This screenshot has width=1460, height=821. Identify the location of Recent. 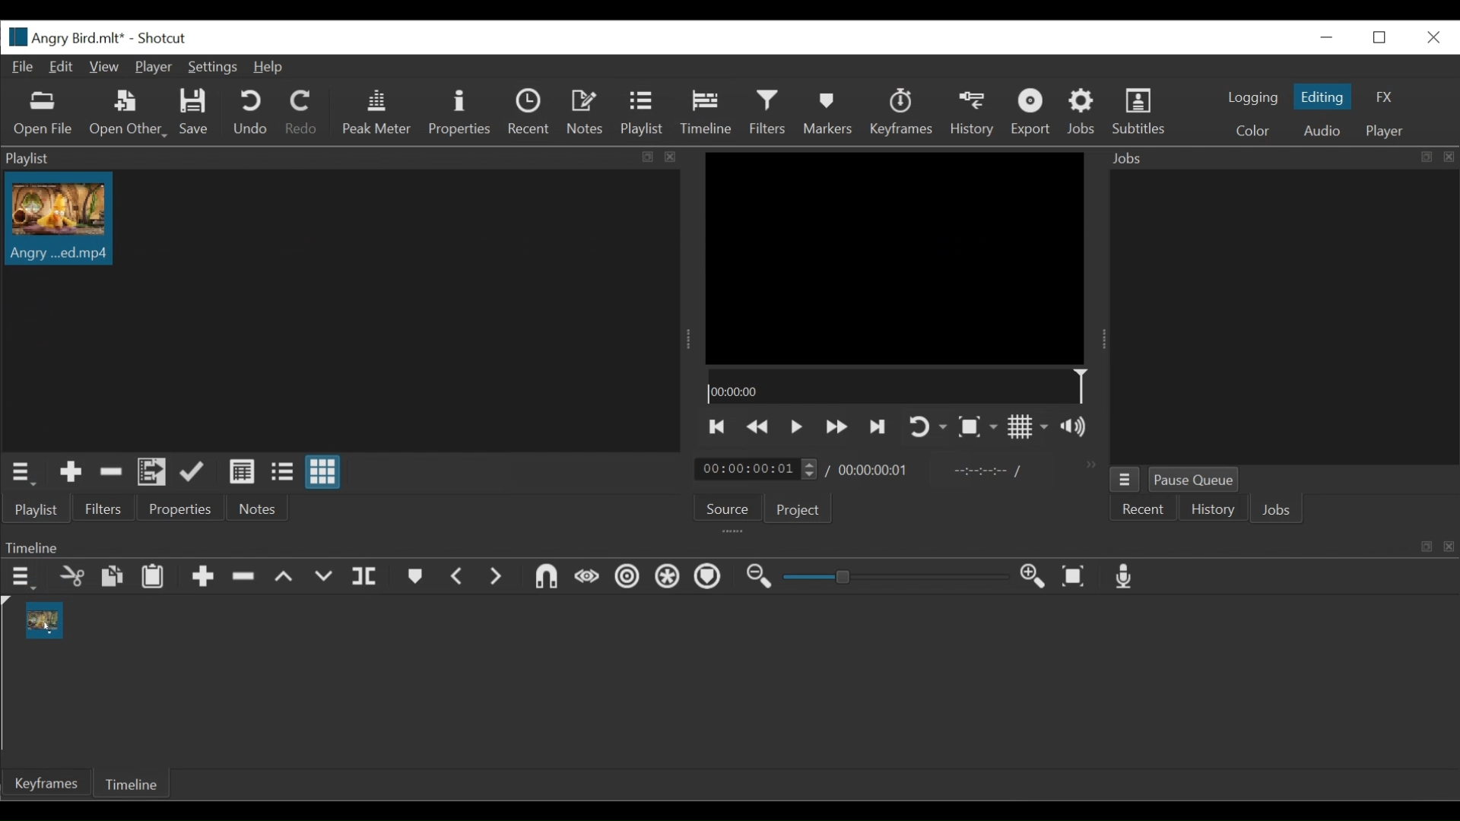
(531, 113).